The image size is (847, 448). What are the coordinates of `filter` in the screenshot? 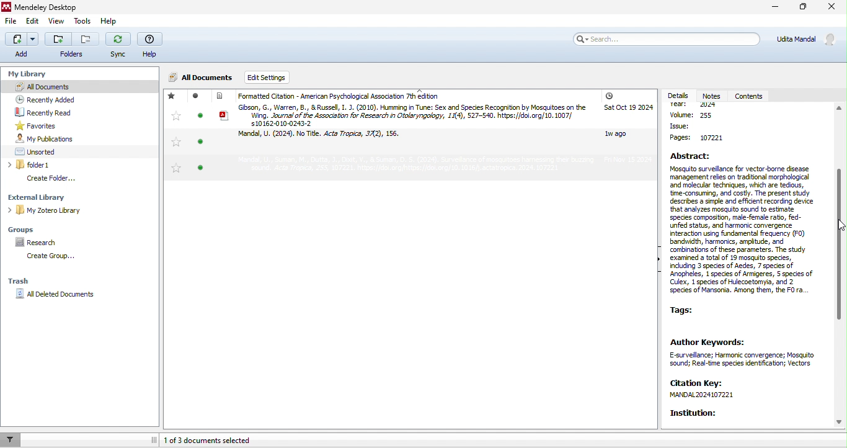 It's located at (11, 439).